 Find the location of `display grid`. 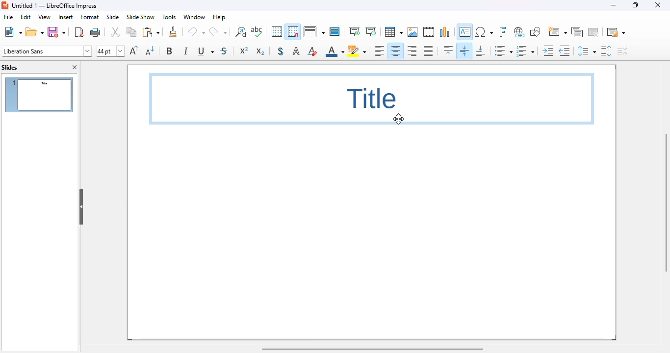

display grid is located at coordinates (277, 31).